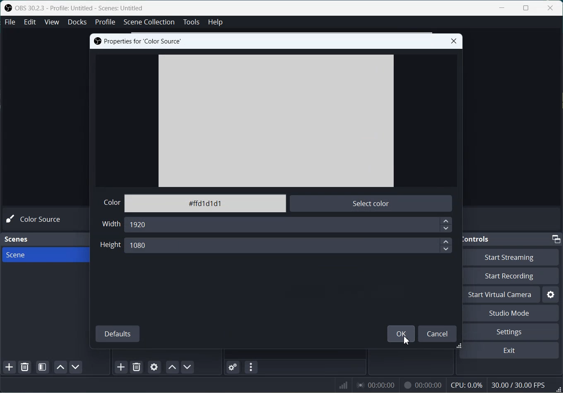 The height and width of the screenshot is (393, 563). Describe the element at coordinates (401, 334) in the screenshot. I see `OK` at that location.